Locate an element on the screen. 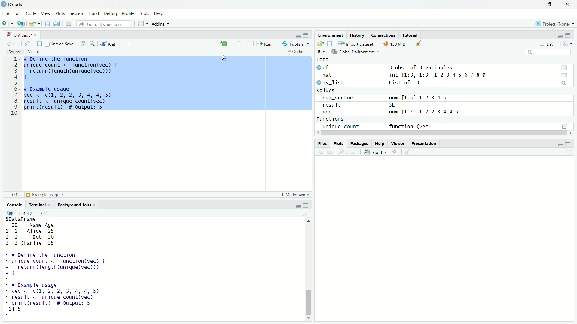  Data
O df 3 obs. of 3 variables

mat int [1:3, 1:31 123456789
Omy_list List of 3
values

num_vector num [1:5] 12345

result SL

vec num [1:7] 1223445
Functions

unique_count function (vec) is located at coordinates (403, 94).